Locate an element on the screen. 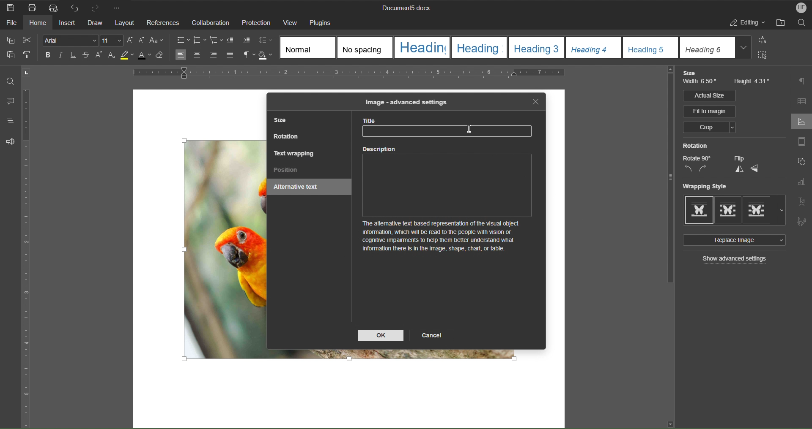  Home is located at coordinates (38, 24).